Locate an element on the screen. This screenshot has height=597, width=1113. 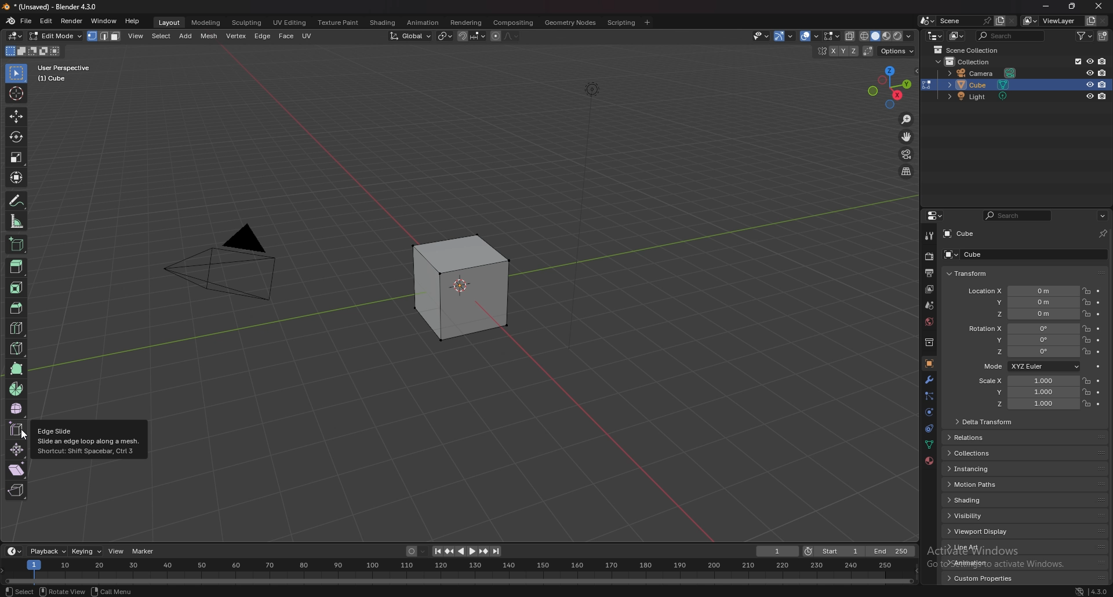
search is located at coordinates (1011, 35).